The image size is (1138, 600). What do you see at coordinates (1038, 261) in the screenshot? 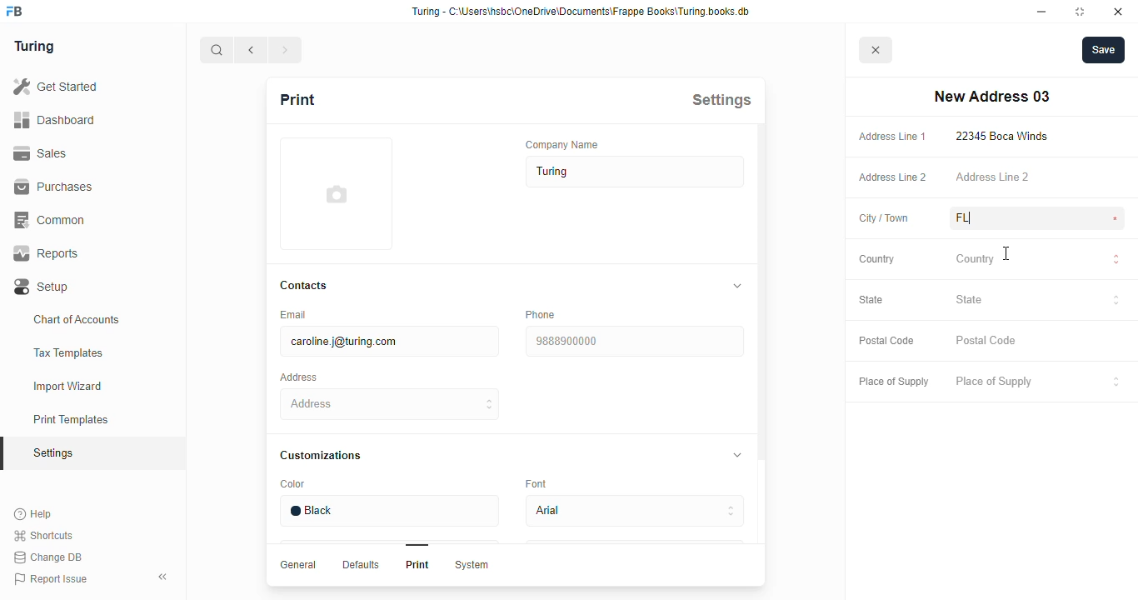
I see `country` at bounding box center [1038, 261].